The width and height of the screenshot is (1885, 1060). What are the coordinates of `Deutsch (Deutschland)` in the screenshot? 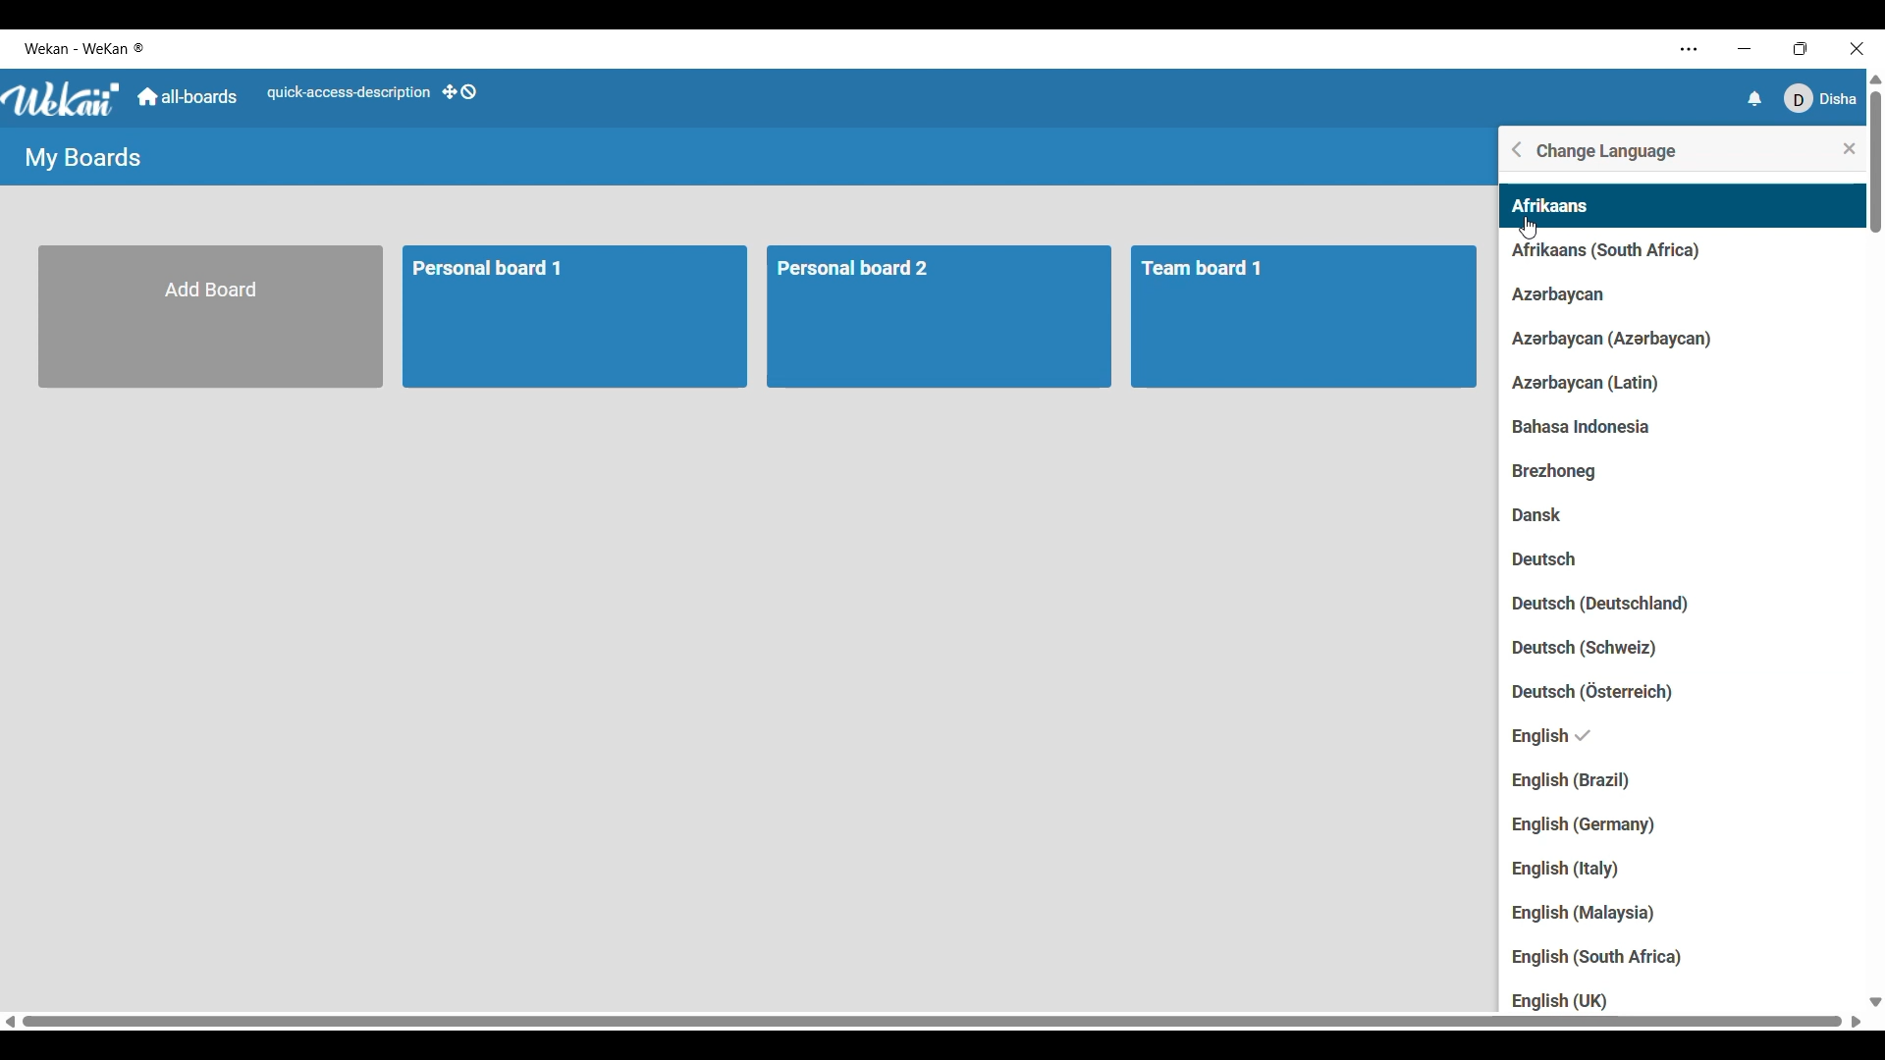 It's located at (1603, 606).